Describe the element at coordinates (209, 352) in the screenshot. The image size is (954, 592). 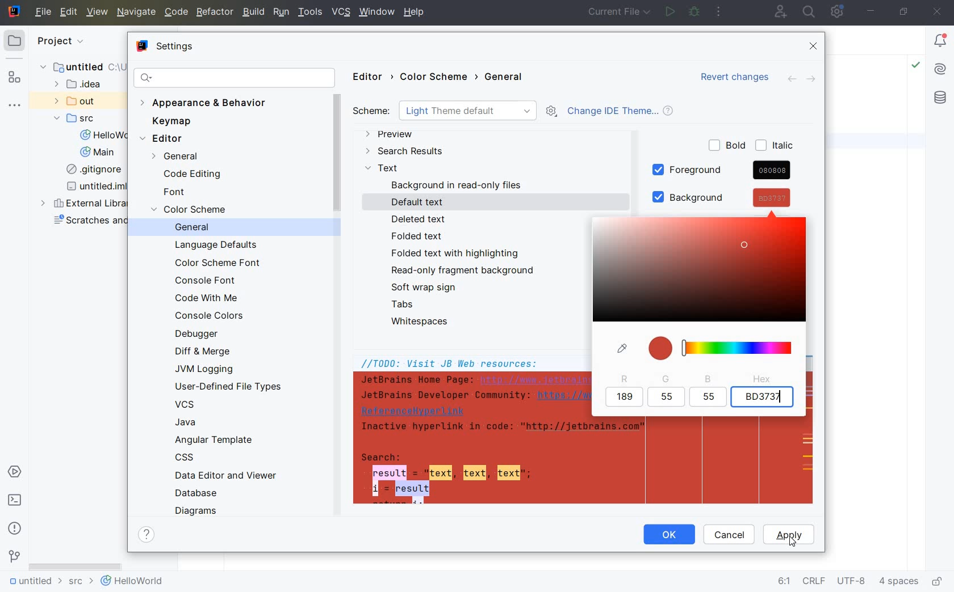
I see `DIFF & MERGE` at that location.